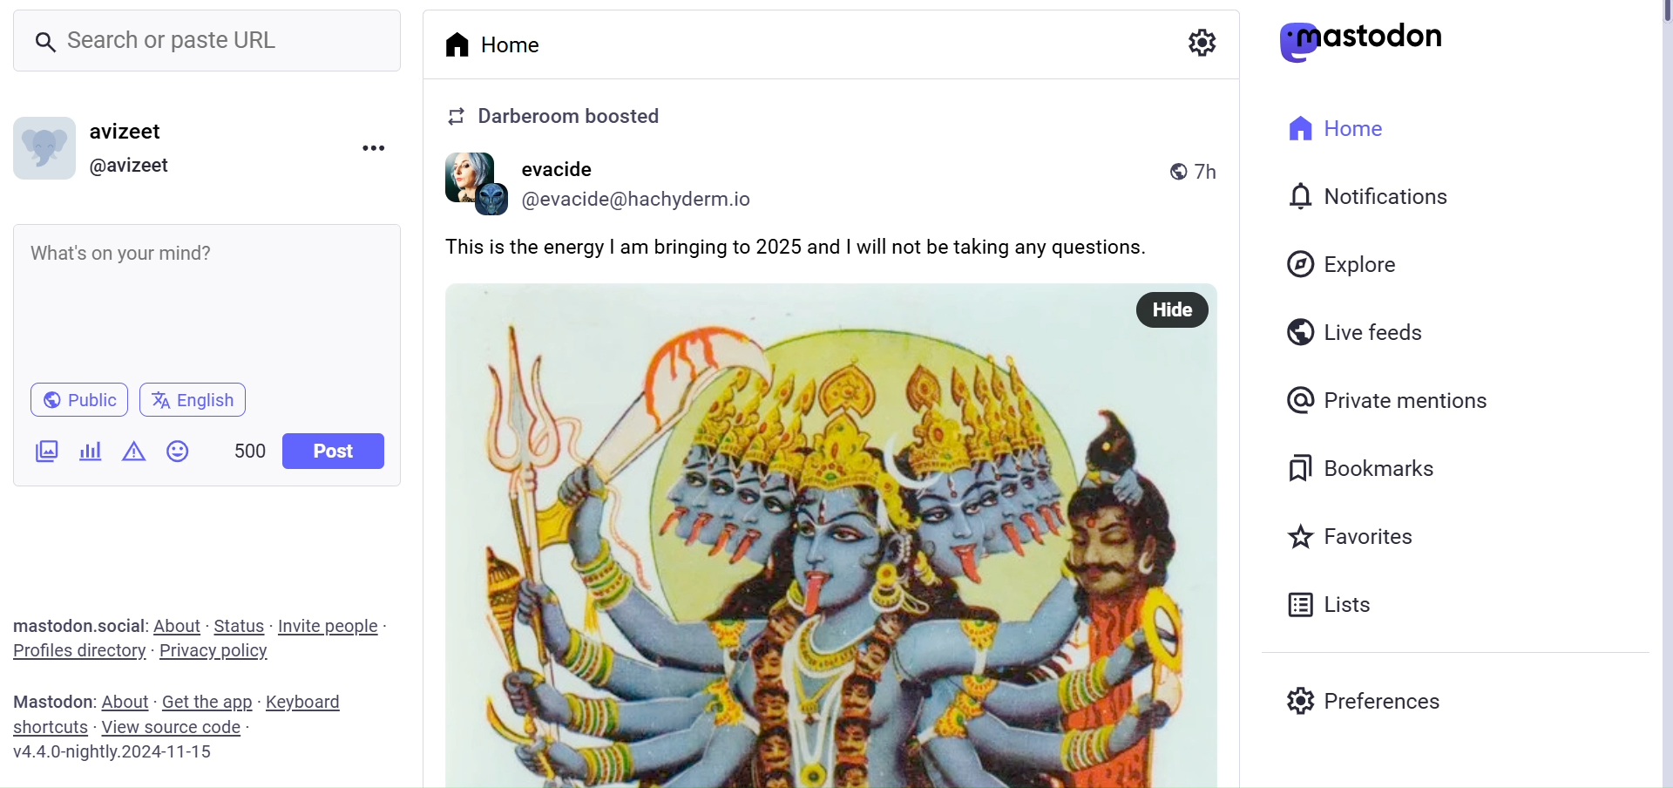  I want to click on Shortcuts, so click(51, 729).